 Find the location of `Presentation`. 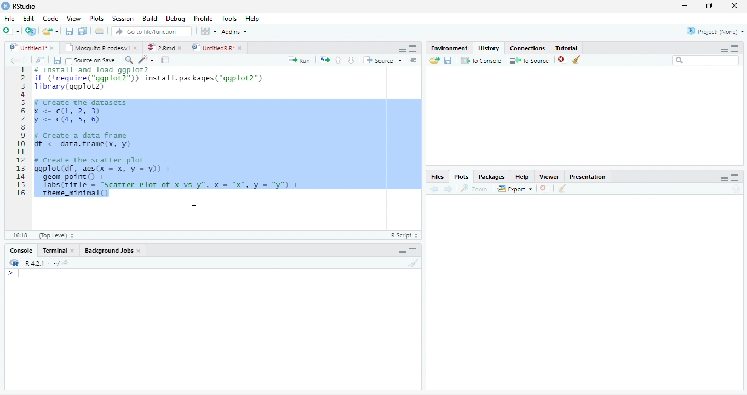

Presentation is located at coordinates (588, 176).